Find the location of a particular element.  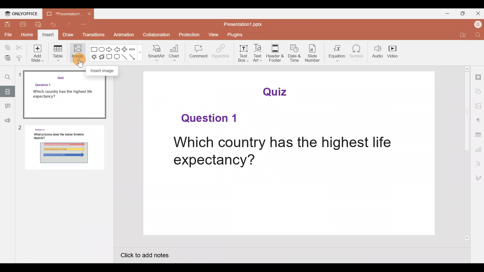

Slide settings is located at coordinates (478, 76).